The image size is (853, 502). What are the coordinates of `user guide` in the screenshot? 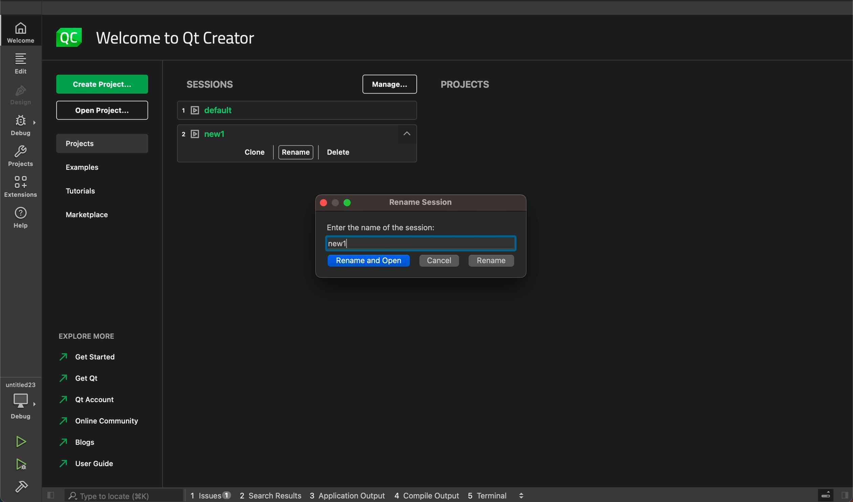 It's located at (94, 464).